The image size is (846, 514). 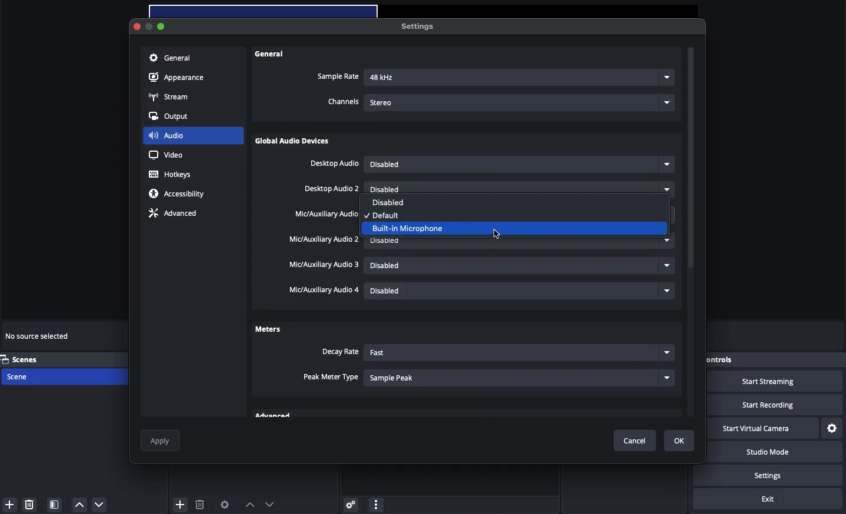 I want to click on Start recording, so click(x=777, y=405).